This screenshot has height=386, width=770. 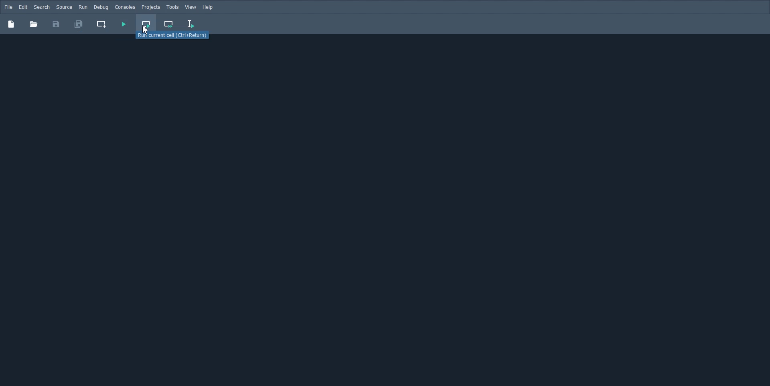 I want to click on Projects, so click(x=151, y=7).